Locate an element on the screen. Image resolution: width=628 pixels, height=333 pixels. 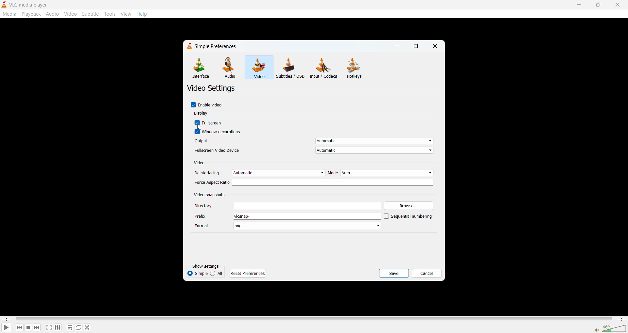
total track time is located at coordinates (621, 319).